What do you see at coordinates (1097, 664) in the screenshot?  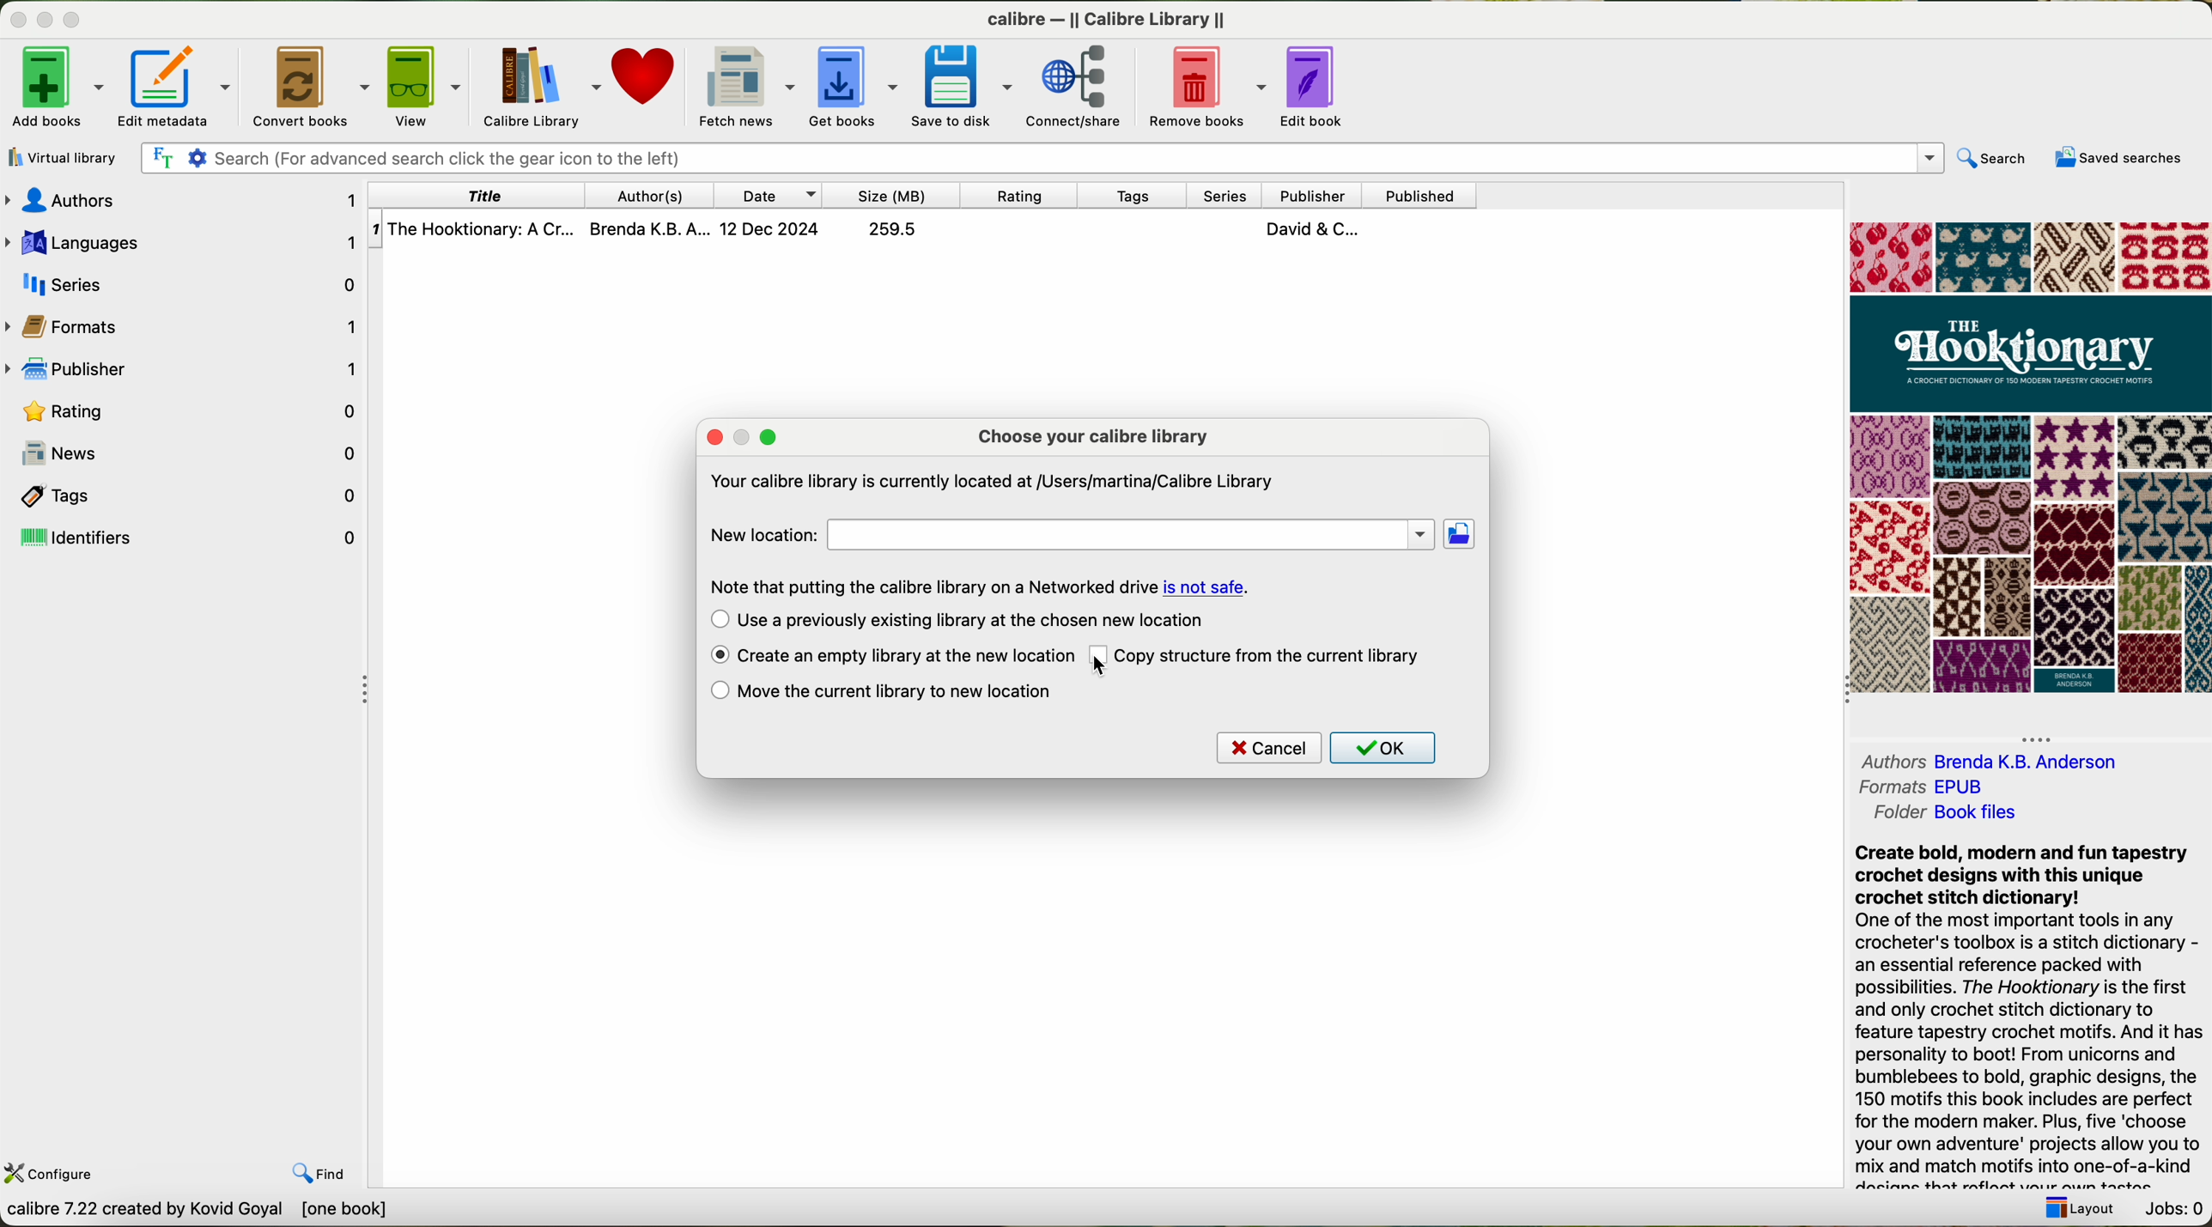 I see `cursor` at bounding box center [1097, 664].